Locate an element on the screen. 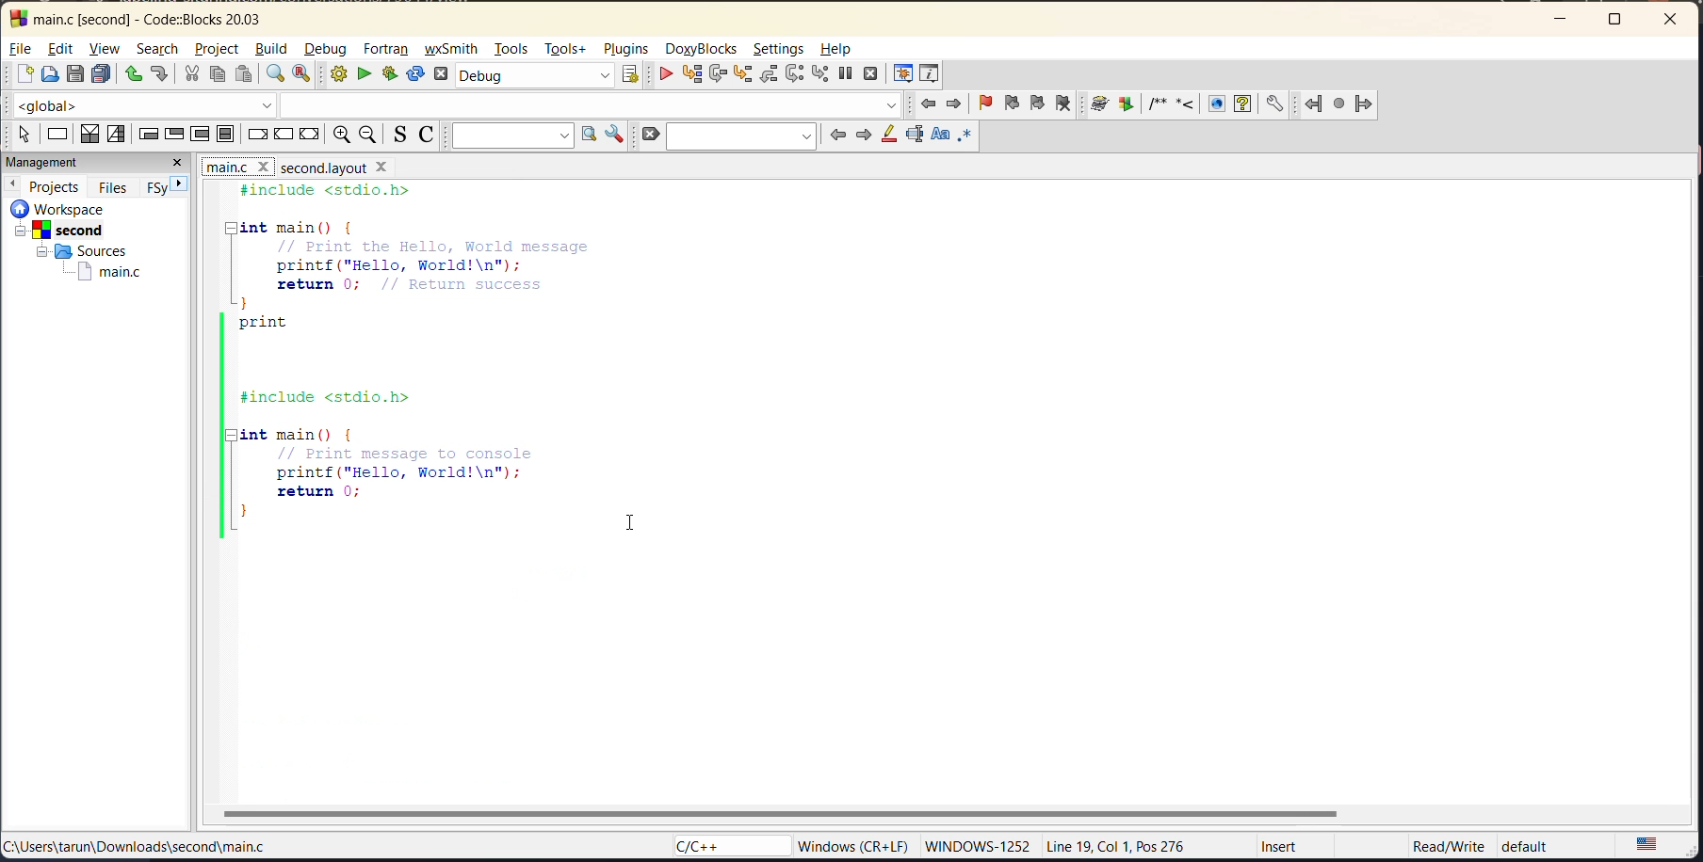 The height and width of the screenshot is (862, 1703). run to cursor is located at coordinates (696, 74).